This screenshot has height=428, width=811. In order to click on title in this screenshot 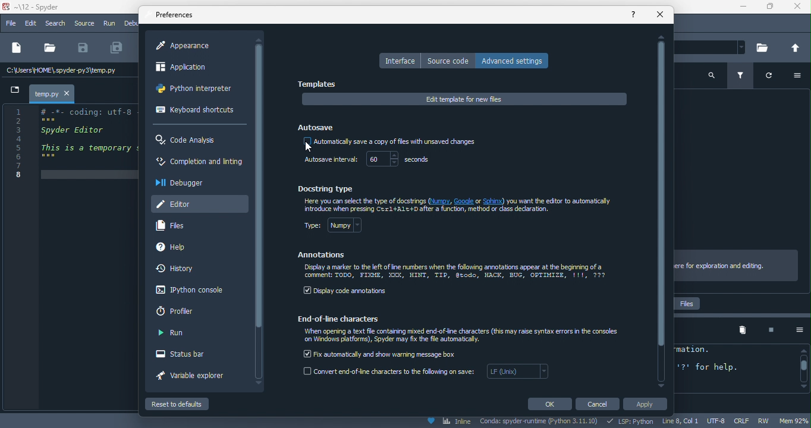, I will do `click(37, 8)`.